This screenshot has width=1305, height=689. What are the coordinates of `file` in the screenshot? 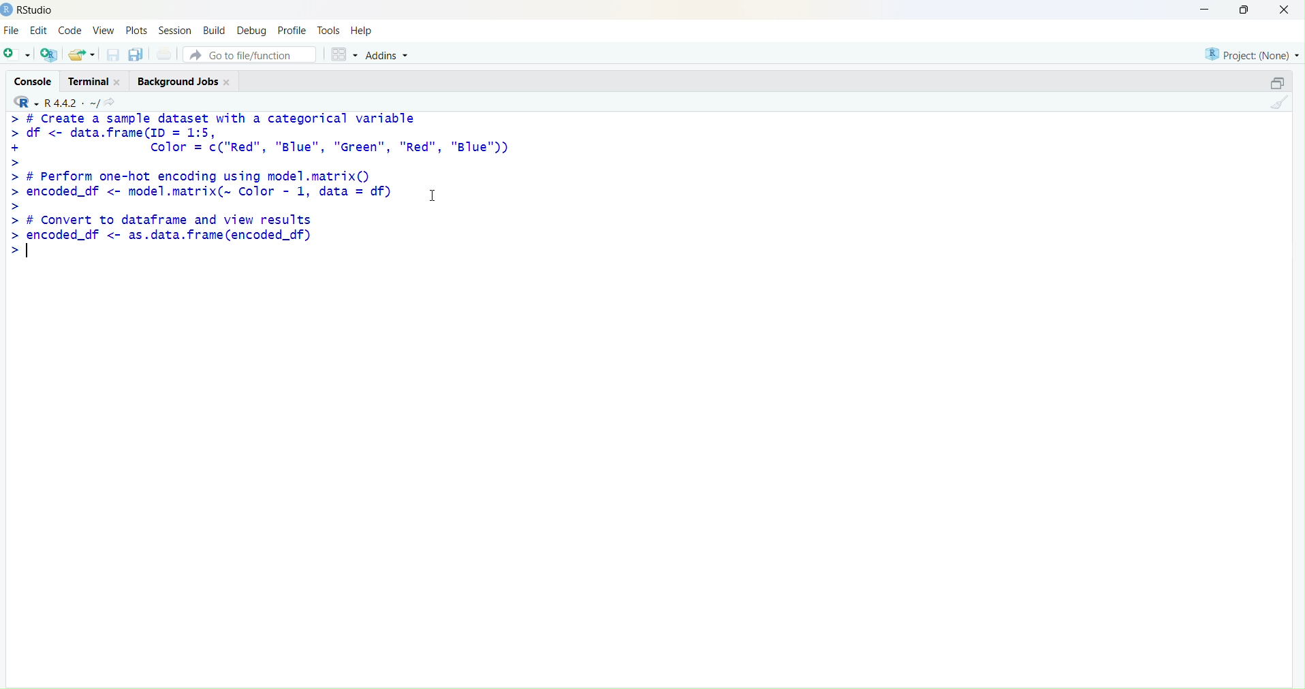 It's located at (12, 30).